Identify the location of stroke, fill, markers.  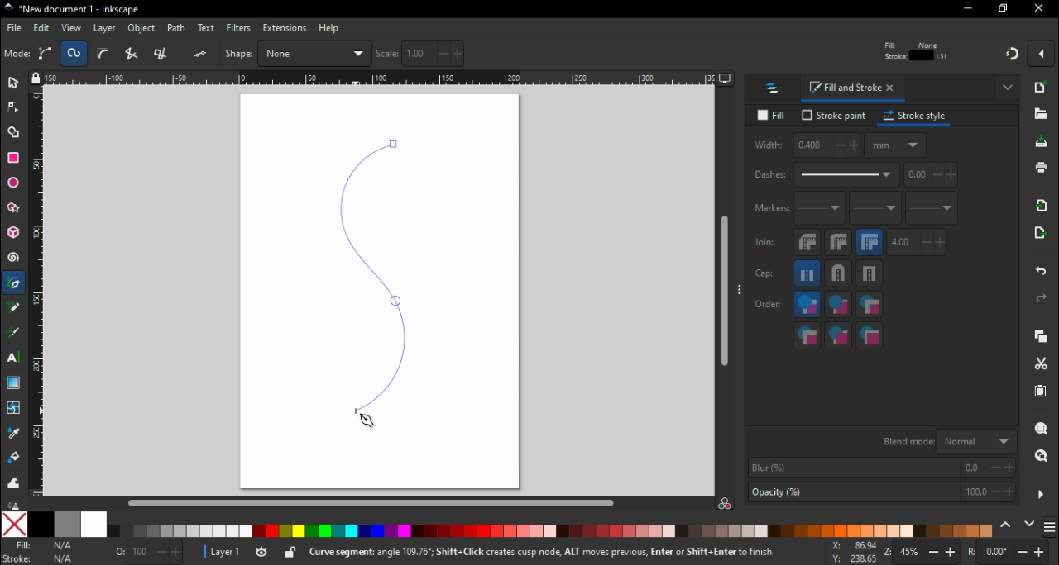
(837, 307).